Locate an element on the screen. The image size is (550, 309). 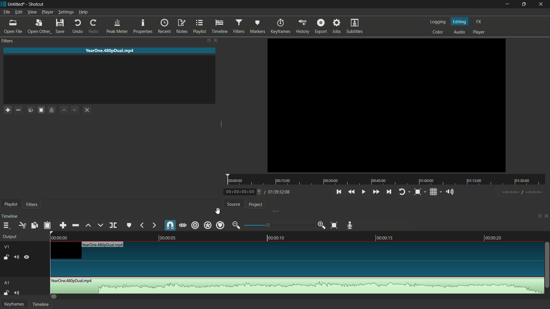
ripple markers is located at coordinates (219, 225).